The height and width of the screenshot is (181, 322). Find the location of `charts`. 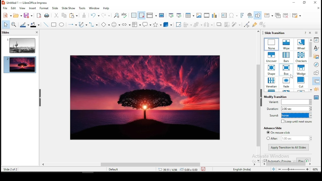

charts is located at coordinates (214, 16).